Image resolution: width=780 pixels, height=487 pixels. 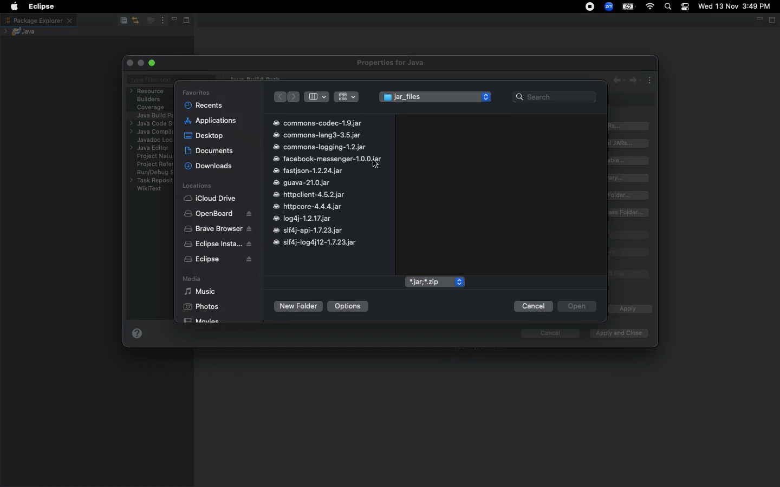 What do you see at coordinates (628, 6) in the screenshot?
I see `Charge` at bounding box center [628, 6].